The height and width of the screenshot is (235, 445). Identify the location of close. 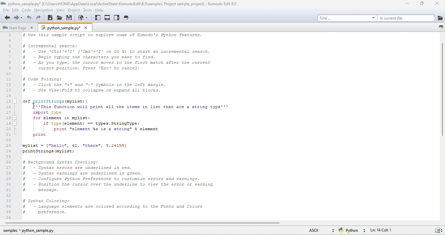
(86, 28).